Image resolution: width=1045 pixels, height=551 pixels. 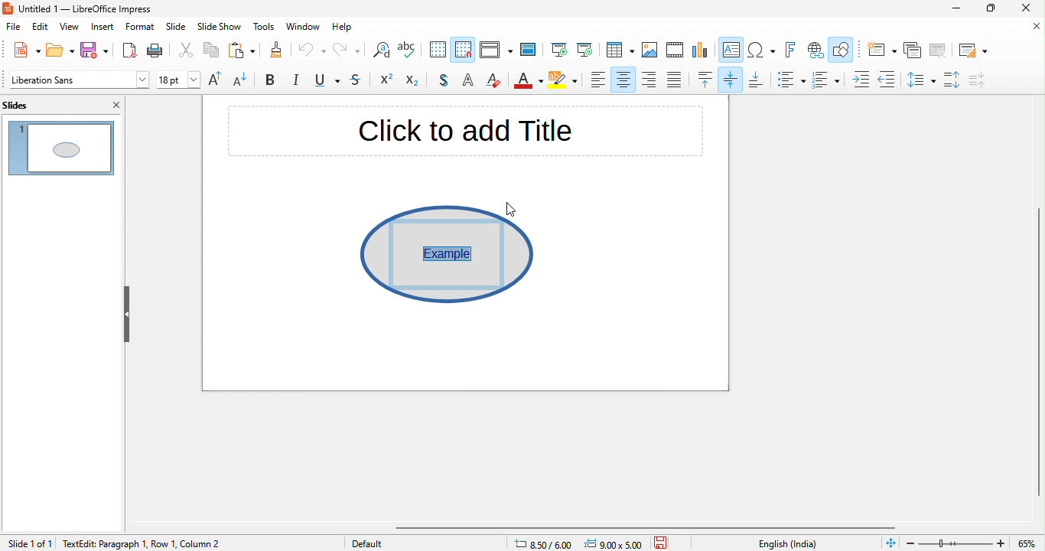 What do you see at coordinates (69, 28) in the screenshot?
I see `view` at bounding box center [69, 28].